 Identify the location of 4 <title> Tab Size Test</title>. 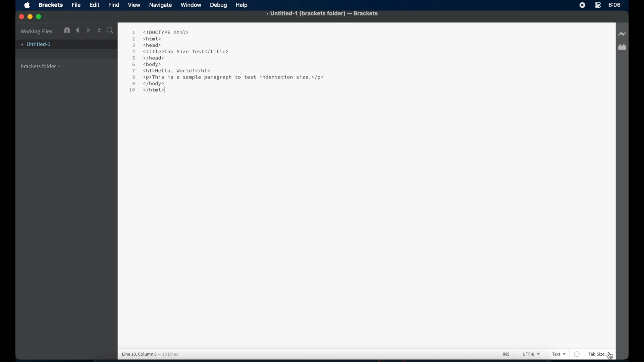
(180, 52).